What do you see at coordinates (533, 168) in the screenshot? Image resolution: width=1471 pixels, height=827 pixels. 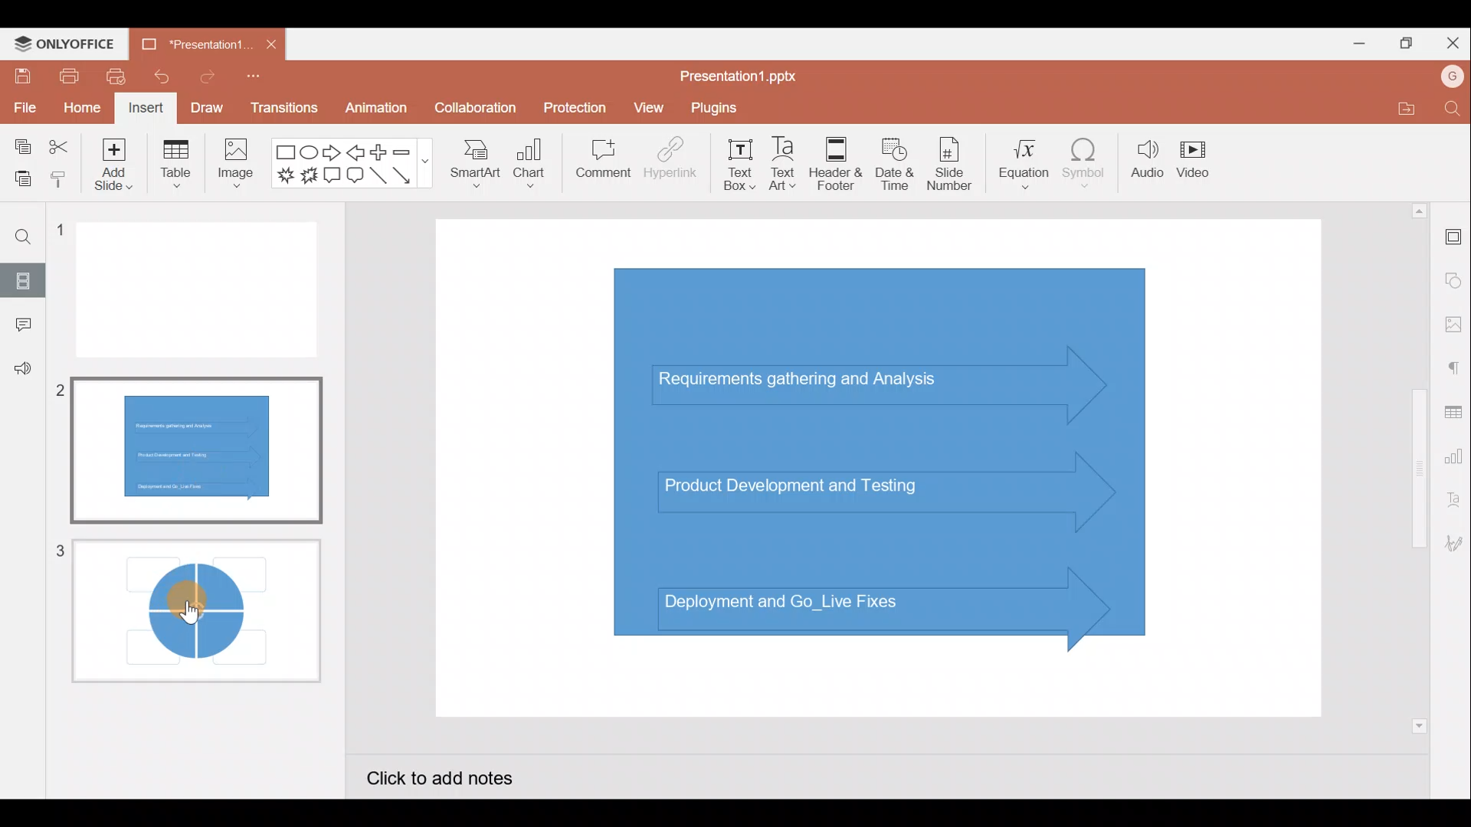 I see `Chart` at bounding box center [533, 168].